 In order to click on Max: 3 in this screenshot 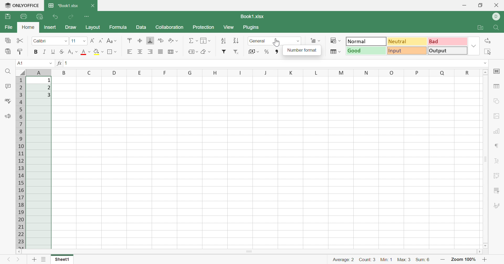, I will do `click(404, 260)`.